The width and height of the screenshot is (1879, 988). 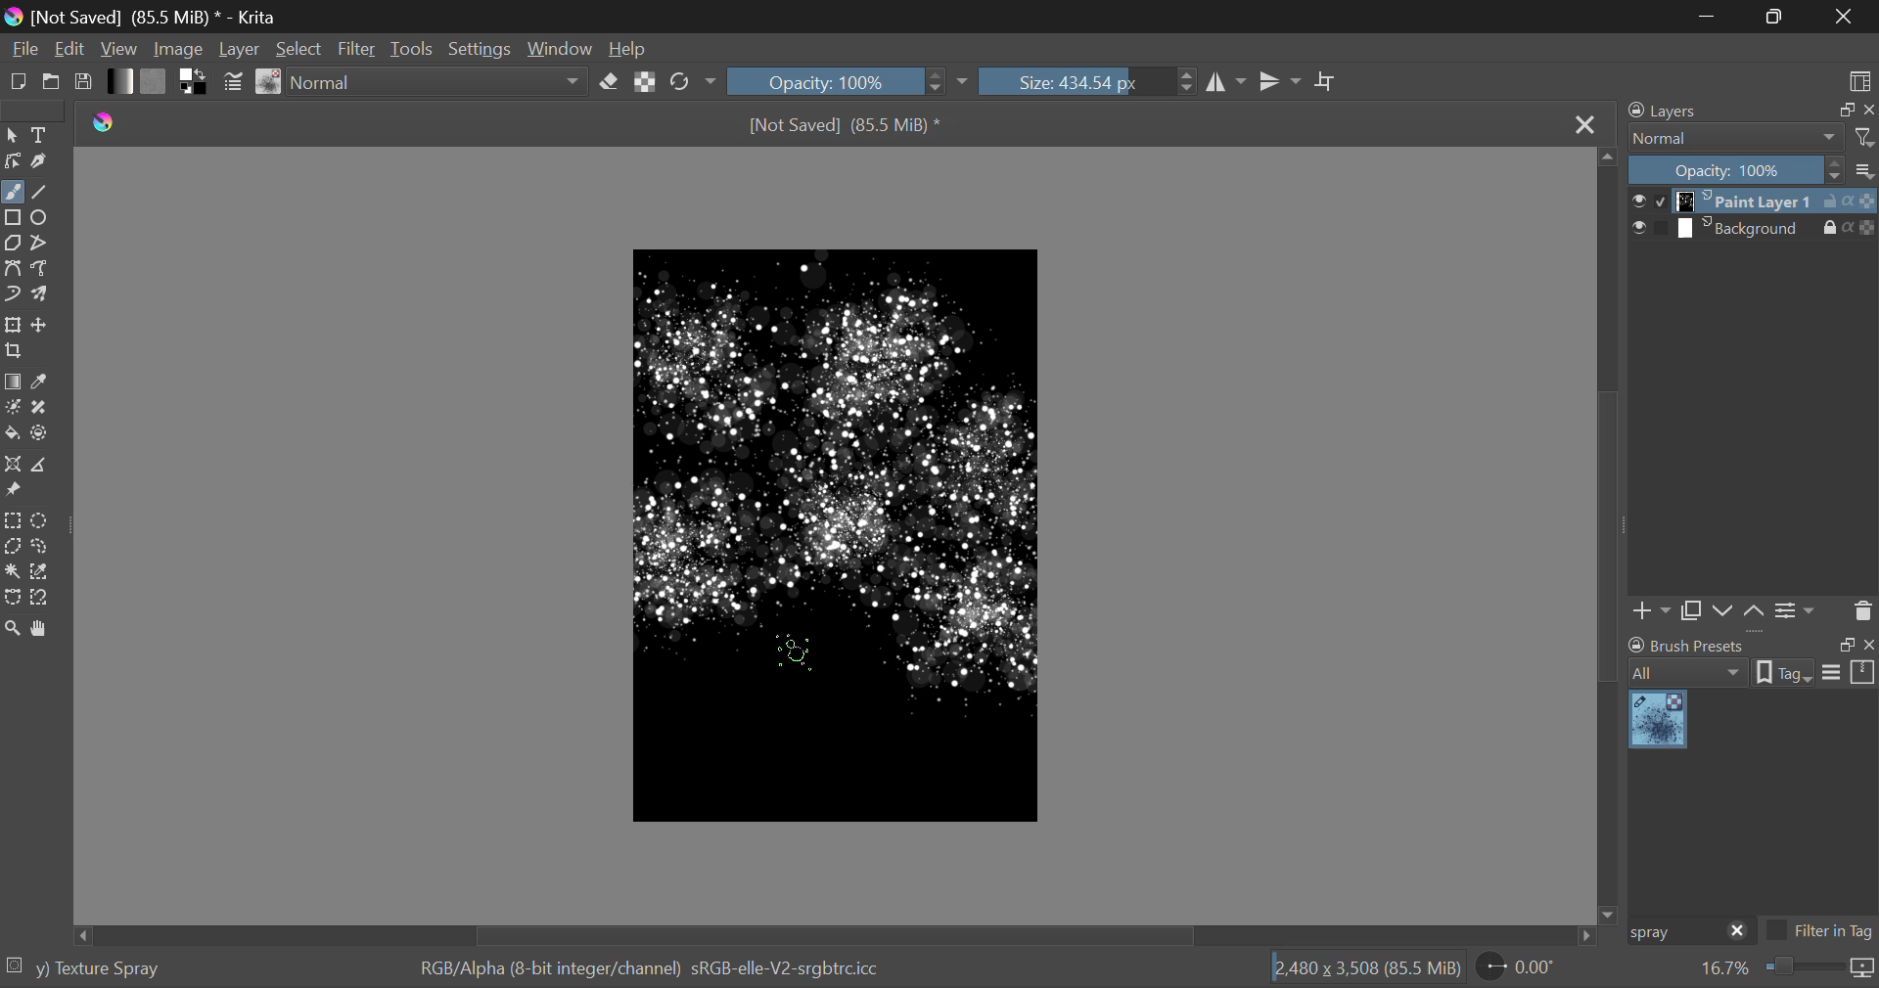 I want to click on checkbox, so click(x=1648, y=201).